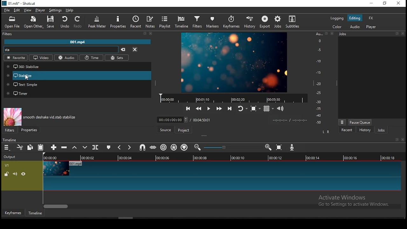  Describe the element at coordinates (202, 176) in the screenshot. I see `video track` at that location.